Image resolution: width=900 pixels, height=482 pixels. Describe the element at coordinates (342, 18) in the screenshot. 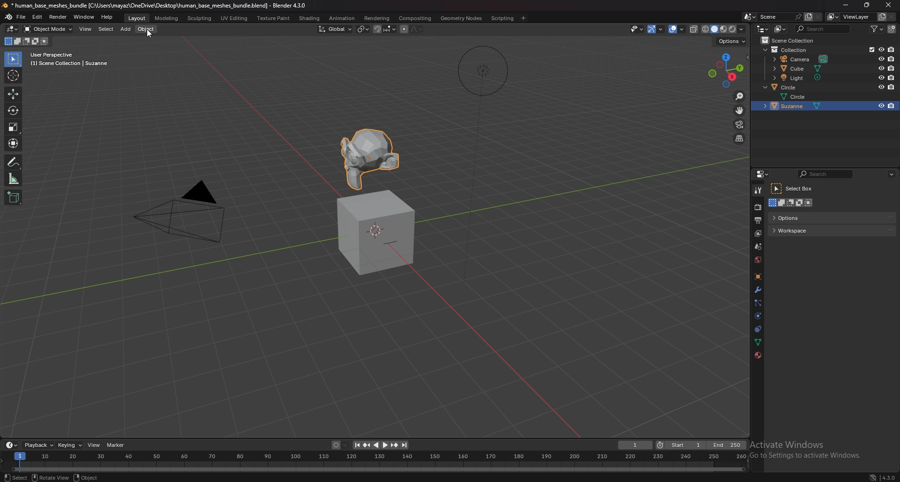

I see `animation` at that location.